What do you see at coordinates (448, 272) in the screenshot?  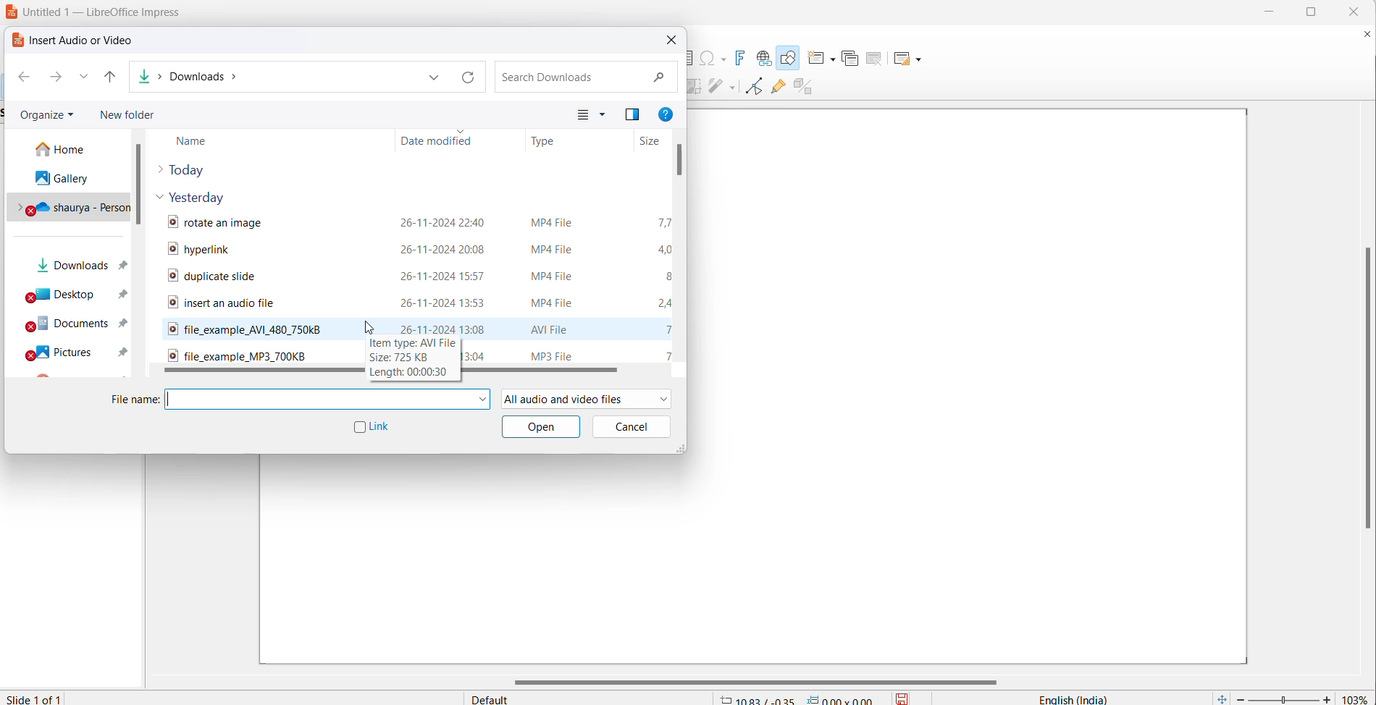 I see `video file modification date` at bounding box center [448, 272].